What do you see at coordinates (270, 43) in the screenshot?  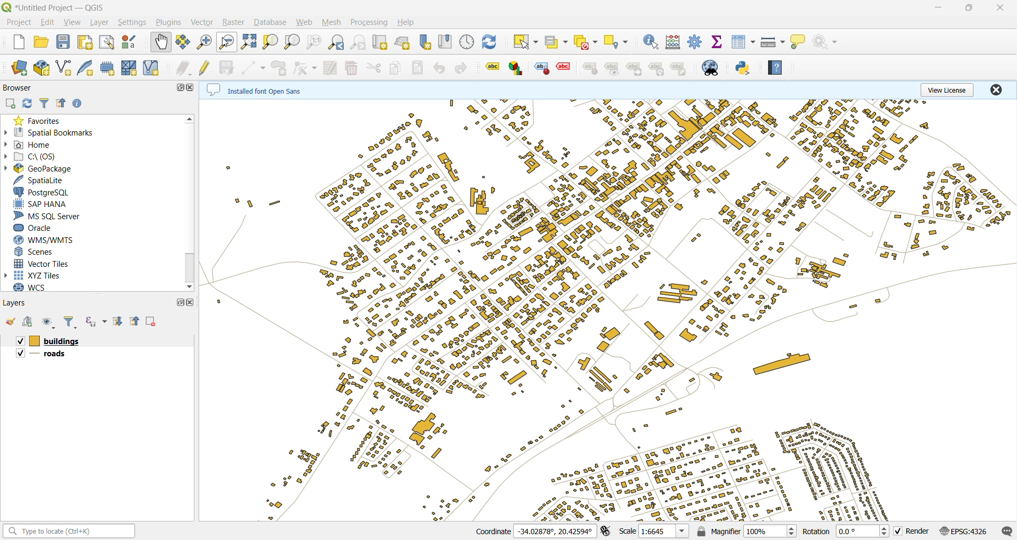 I see `zoom selection` at bounding box center [270, 43].